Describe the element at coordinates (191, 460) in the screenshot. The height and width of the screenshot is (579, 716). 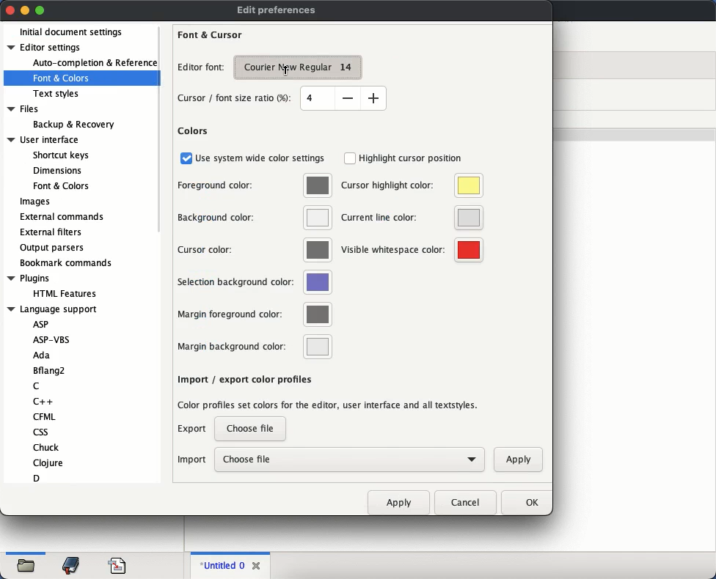
I see `import` at that location.